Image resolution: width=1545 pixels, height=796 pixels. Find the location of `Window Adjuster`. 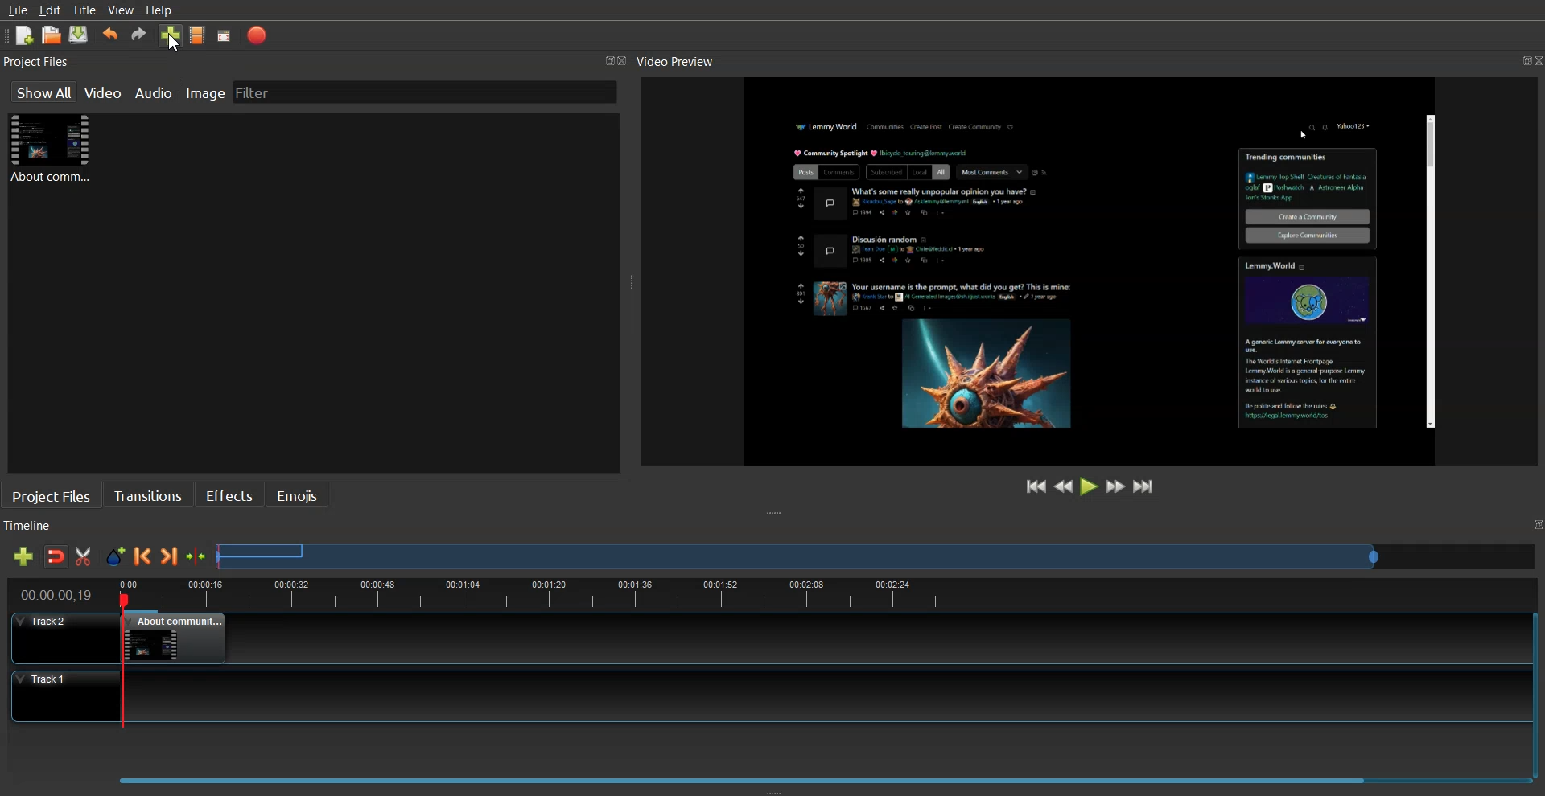

Window Adjuster is located at coordinates (777, 514).